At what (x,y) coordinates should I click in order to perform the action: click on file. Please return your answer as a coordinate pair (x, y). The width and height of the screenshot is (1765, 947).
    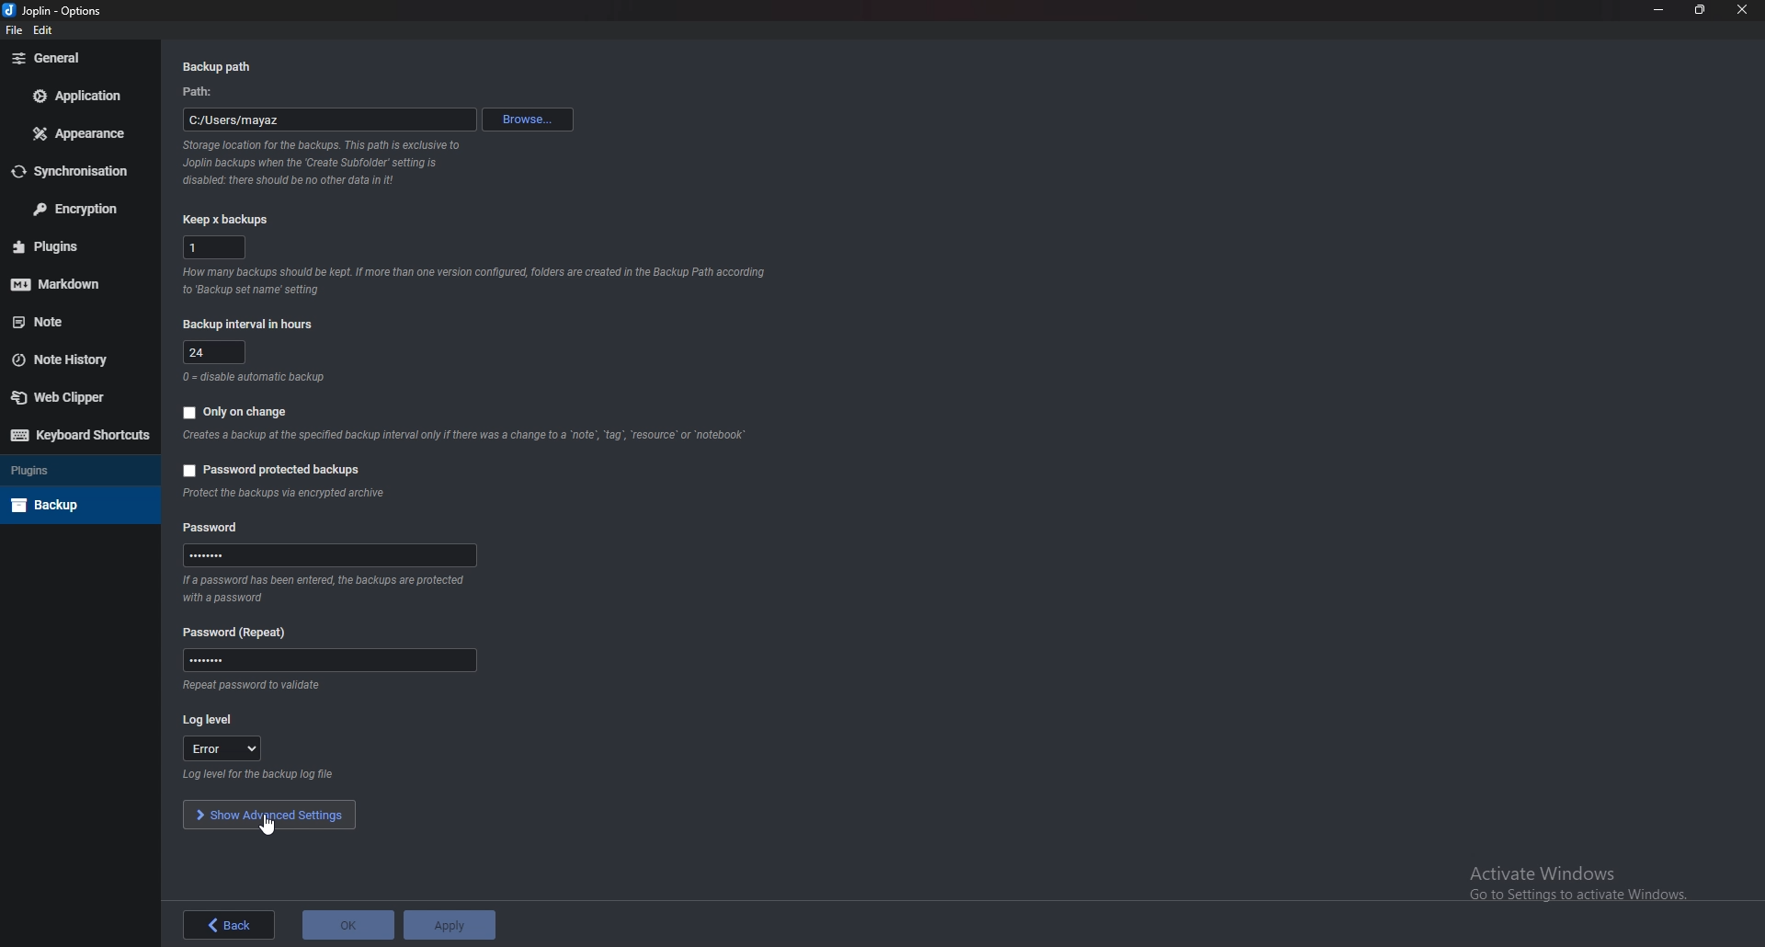
    Looking at the image, I should click on (15, 31).